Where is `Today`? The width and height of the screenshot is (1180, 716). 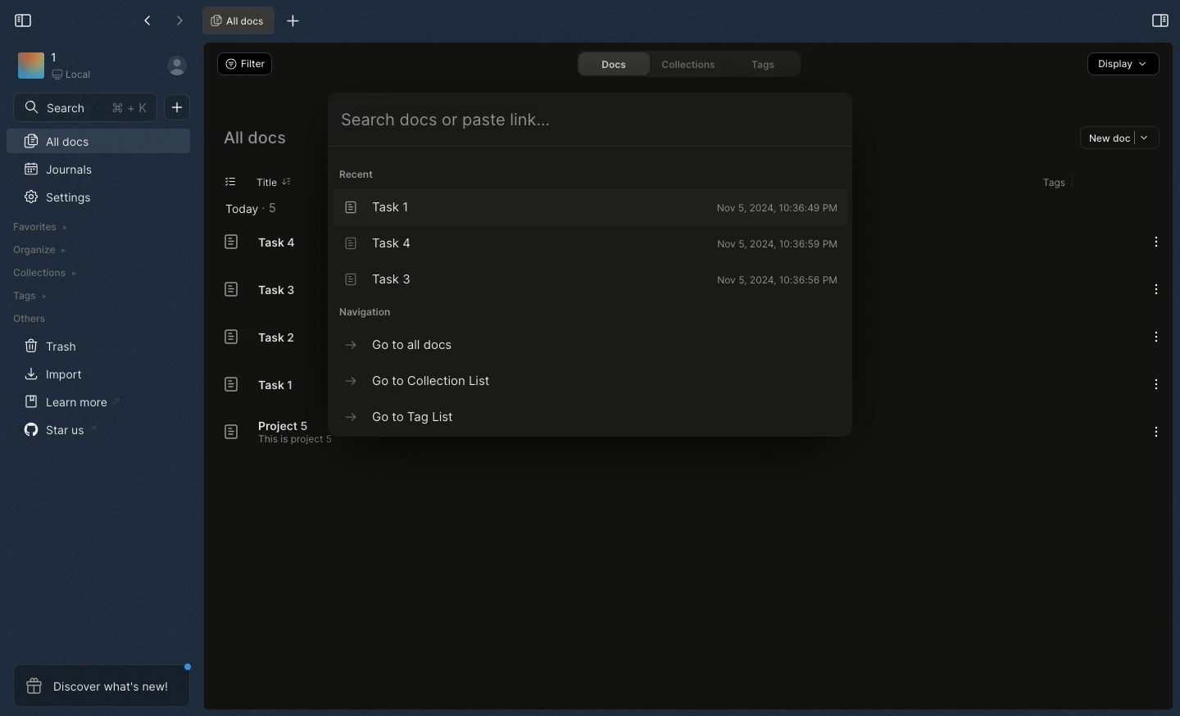 Today is located at coordinates (238, 211).